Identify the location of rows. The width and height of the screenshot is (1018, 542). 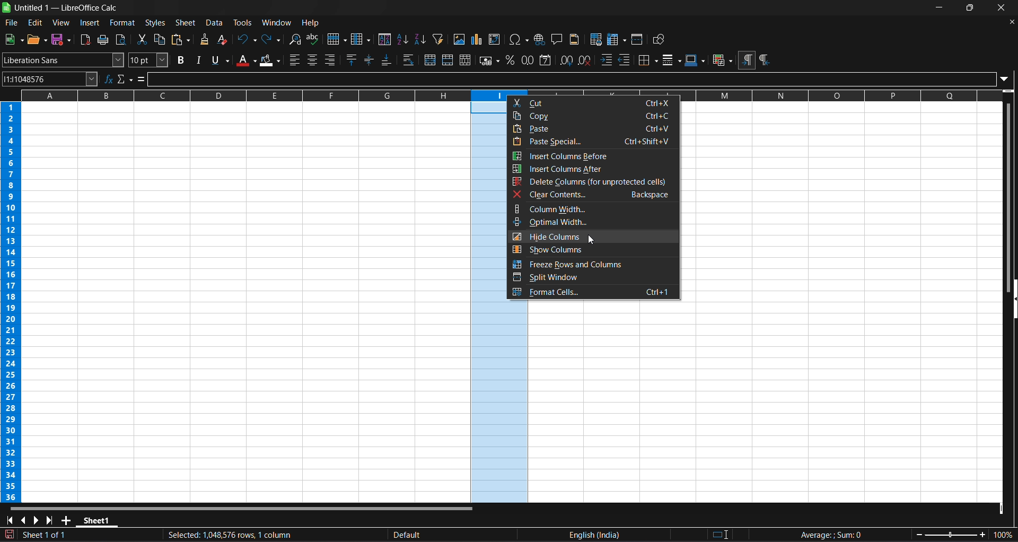
(504, 94).